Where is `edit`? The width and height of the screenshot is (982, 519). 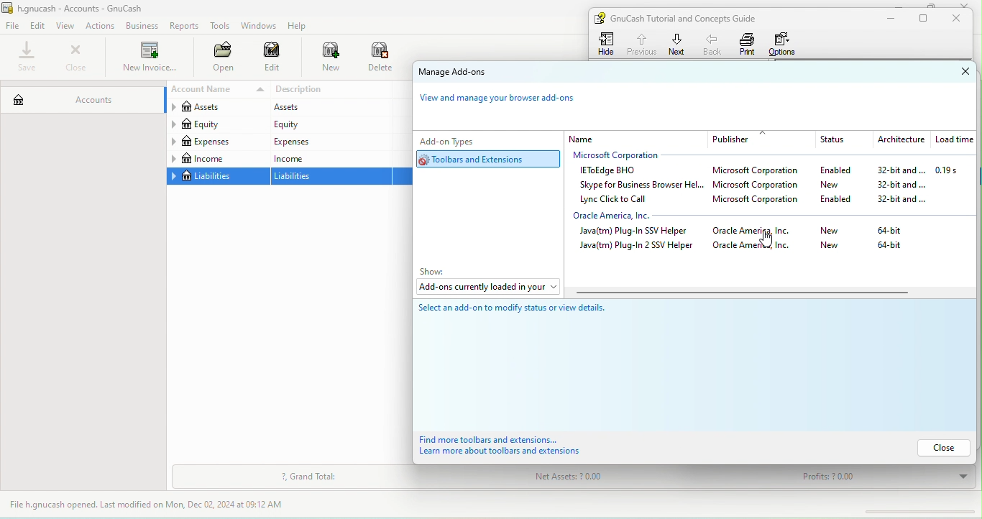
edit is located at coordinates (39, 25).